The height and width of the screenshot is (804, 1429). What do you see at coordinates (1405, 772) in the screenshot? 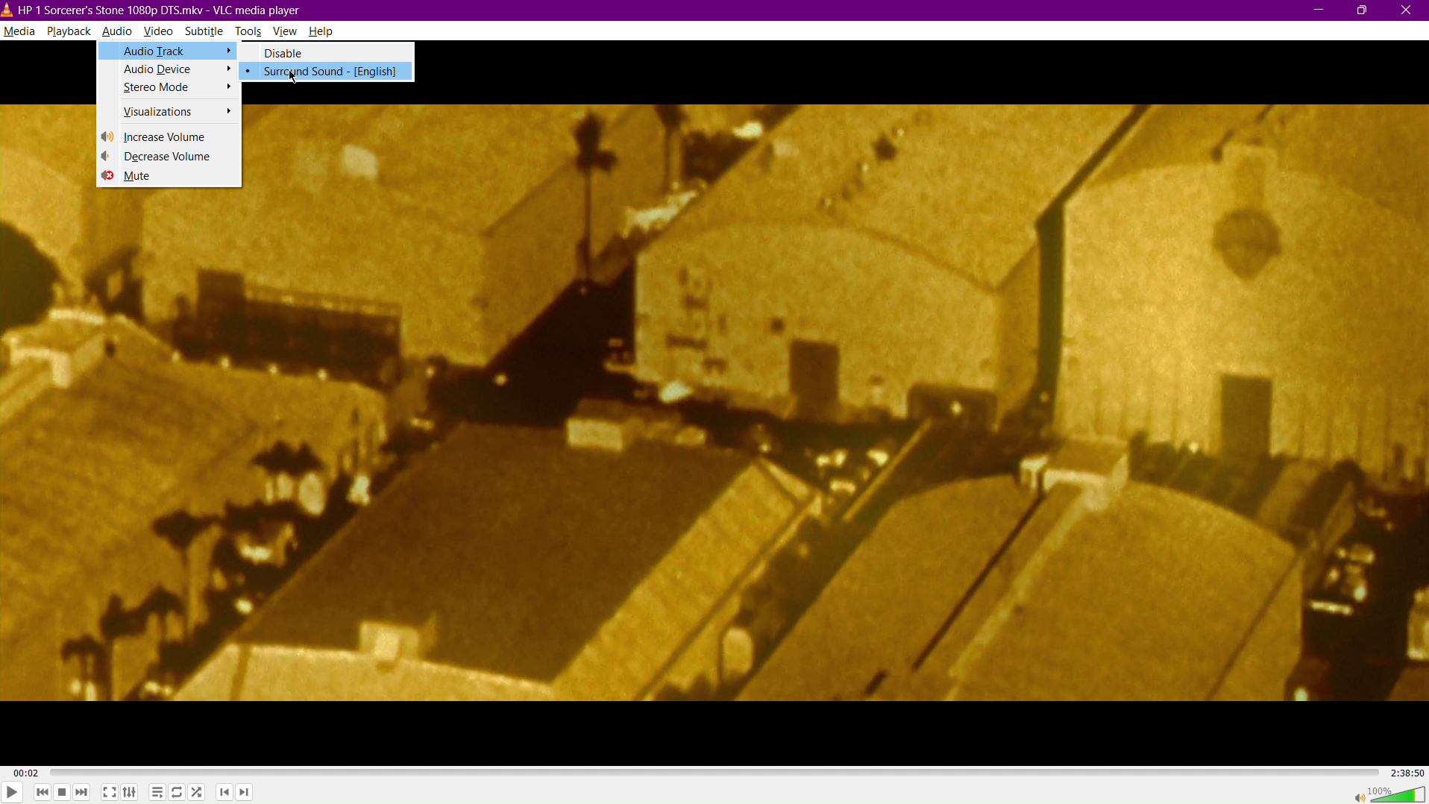
I see `2:38:50` at bounding box center [1405, 772].